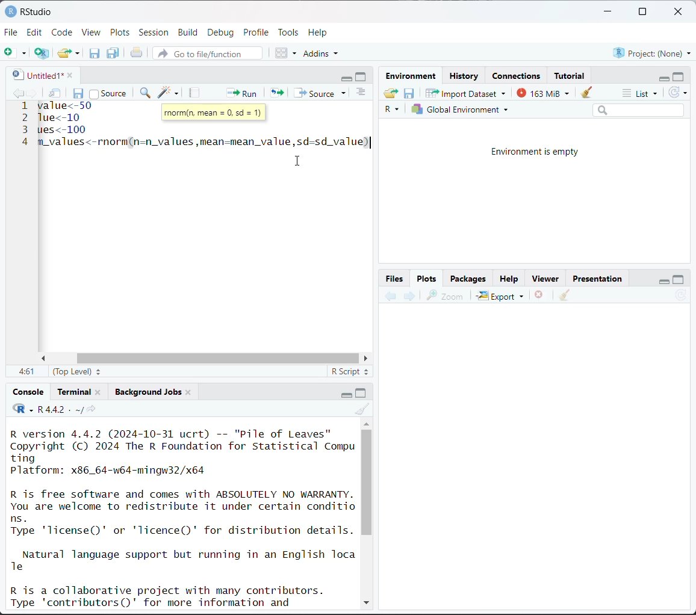 The image size is (696, 615). What do you see at coordinates (79, 53) in the screenshot?
I see `clear list` at bounding box center [79, 53].